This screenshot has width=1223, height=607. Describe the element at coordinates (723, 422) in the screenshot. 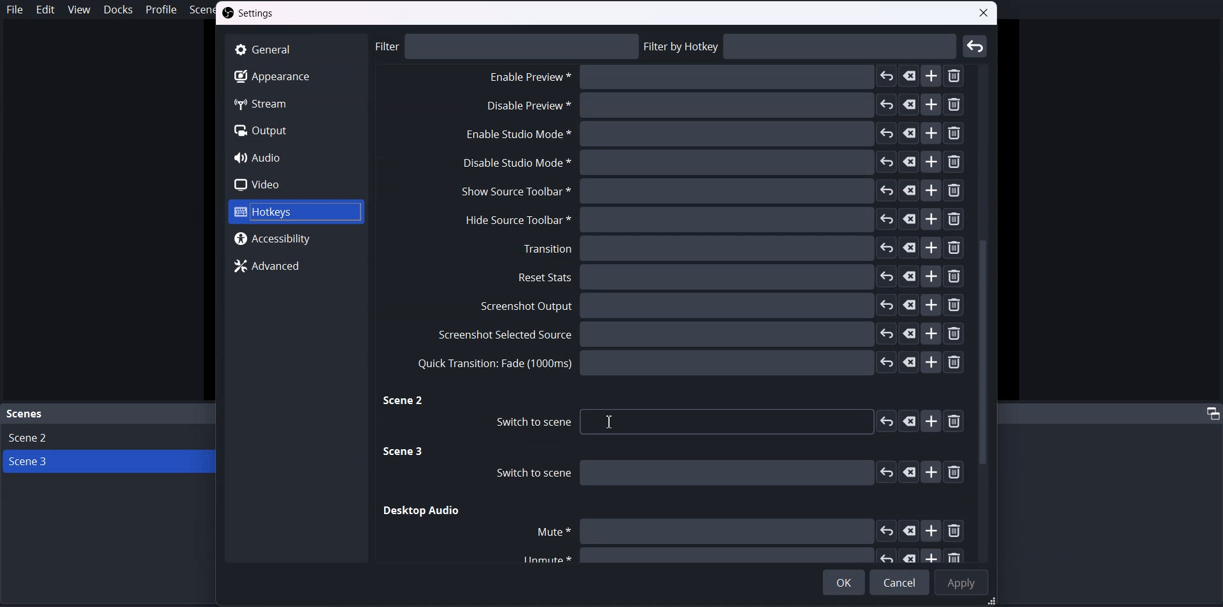

I see `Switch to scene` at that location.